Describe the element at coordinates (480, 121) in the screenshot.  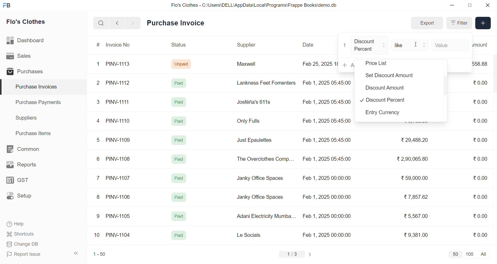
I see `₹0.00` at that location.